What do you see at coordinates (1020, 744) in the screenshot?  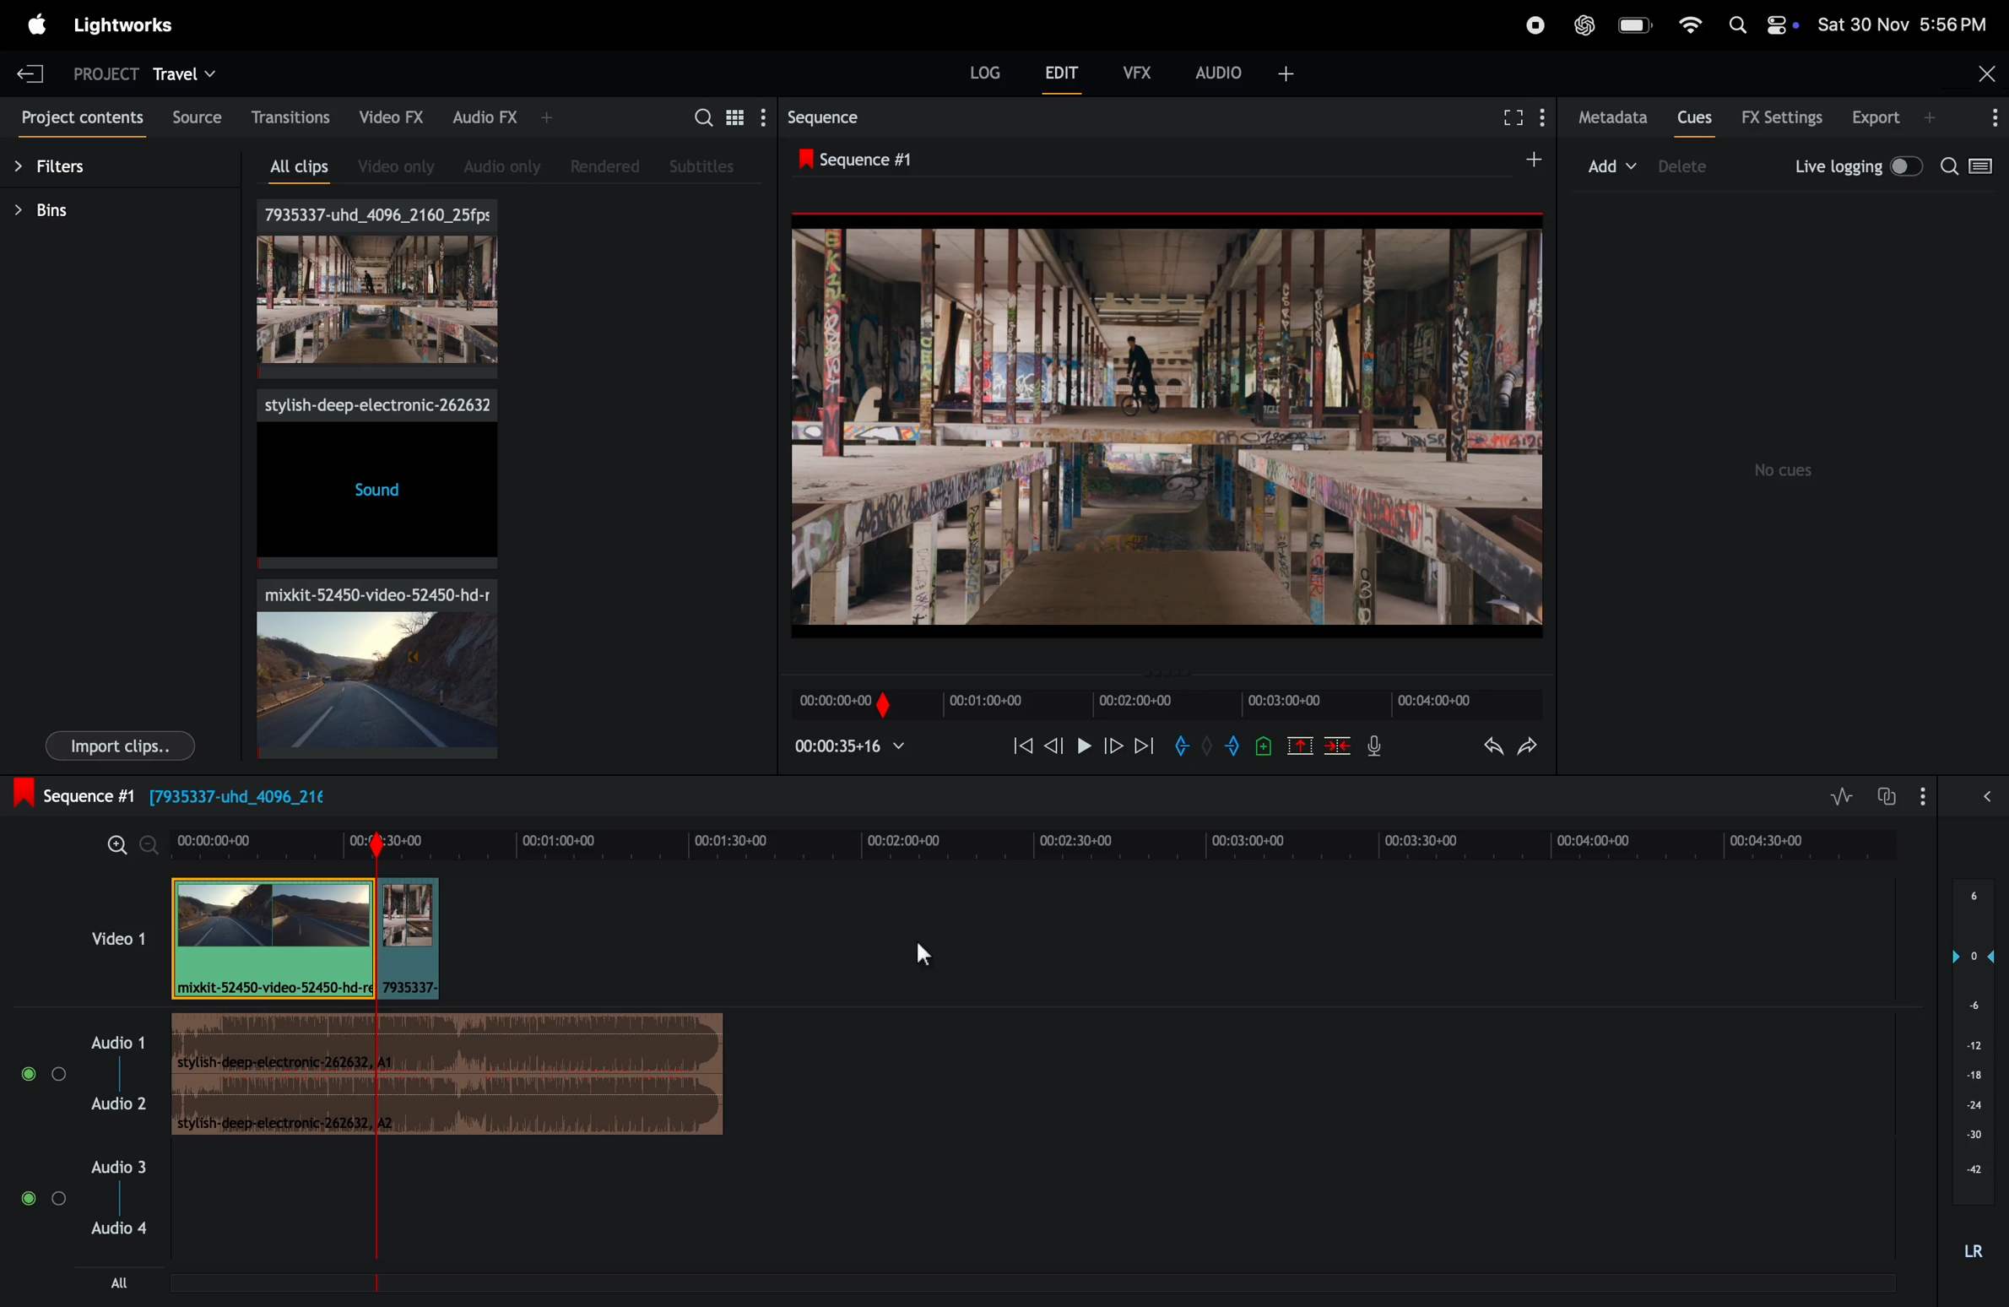 I see `rewind` at bounding box center [1020, 744].